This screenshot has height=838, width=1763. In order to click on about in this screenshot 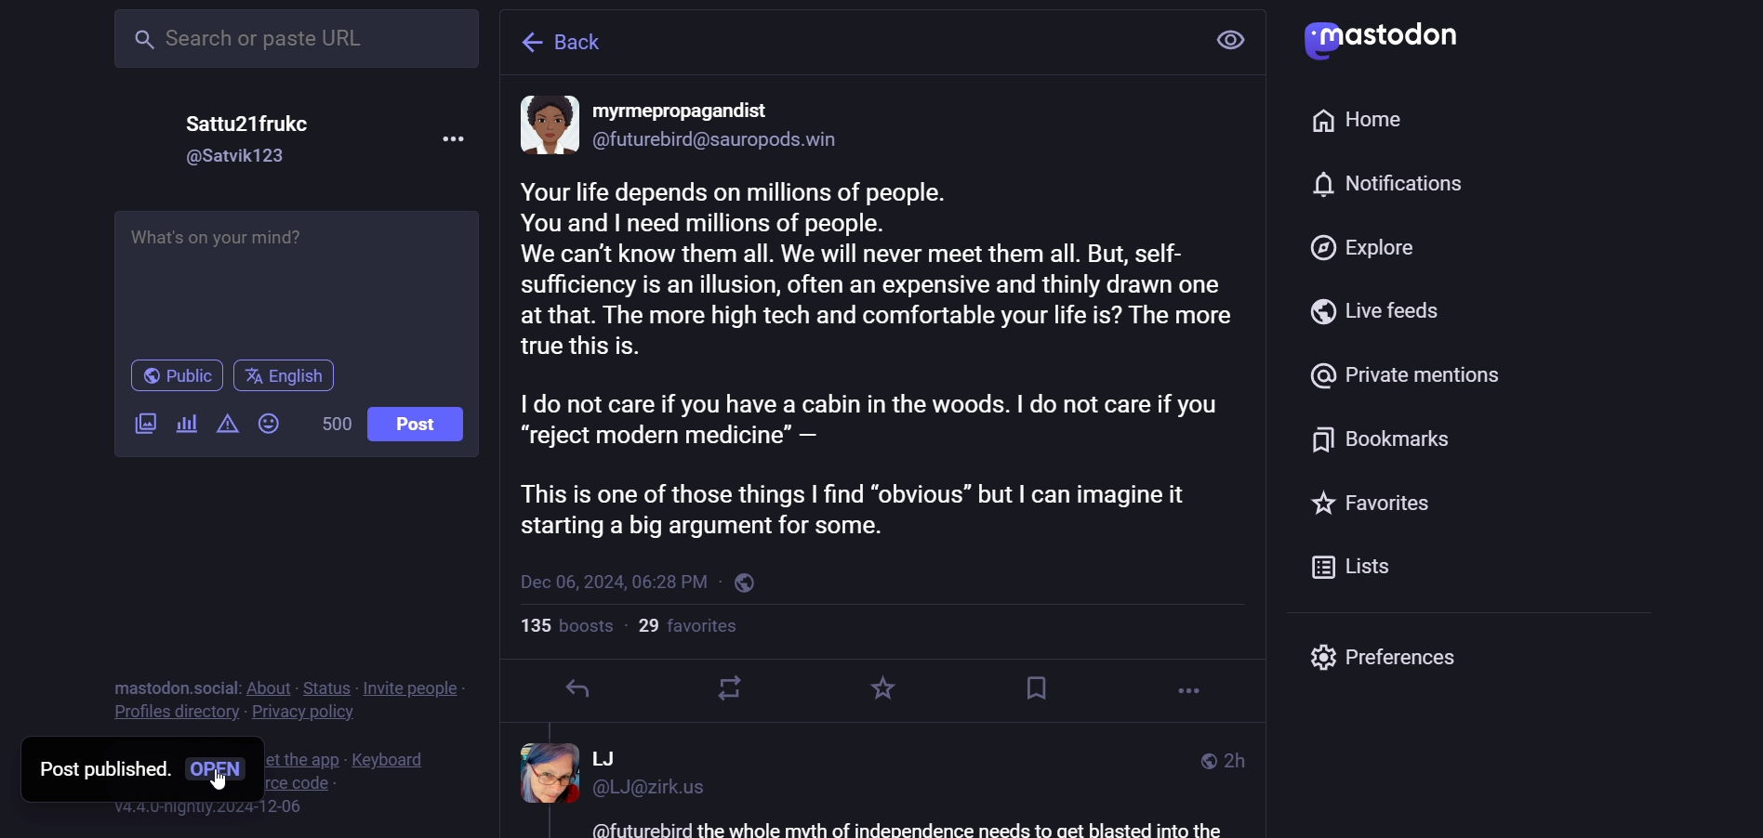, I will do `click(271, 687)`.